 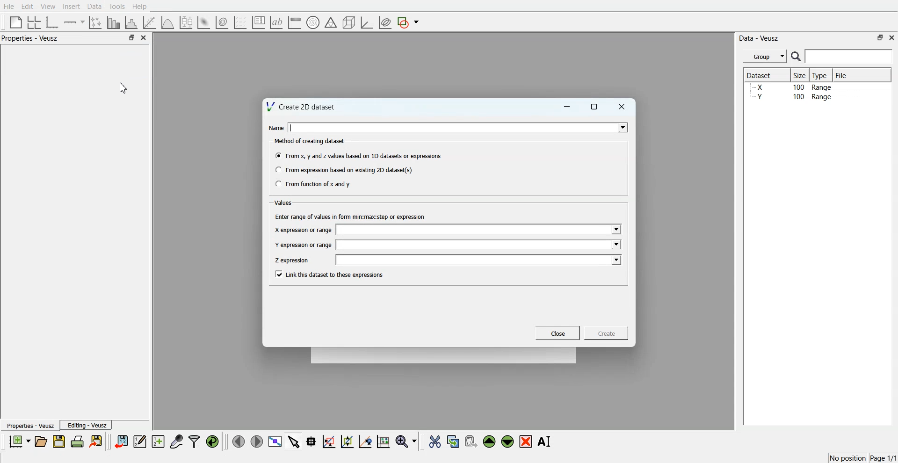 I want to click on Enter name, so click(x=480, y=244).